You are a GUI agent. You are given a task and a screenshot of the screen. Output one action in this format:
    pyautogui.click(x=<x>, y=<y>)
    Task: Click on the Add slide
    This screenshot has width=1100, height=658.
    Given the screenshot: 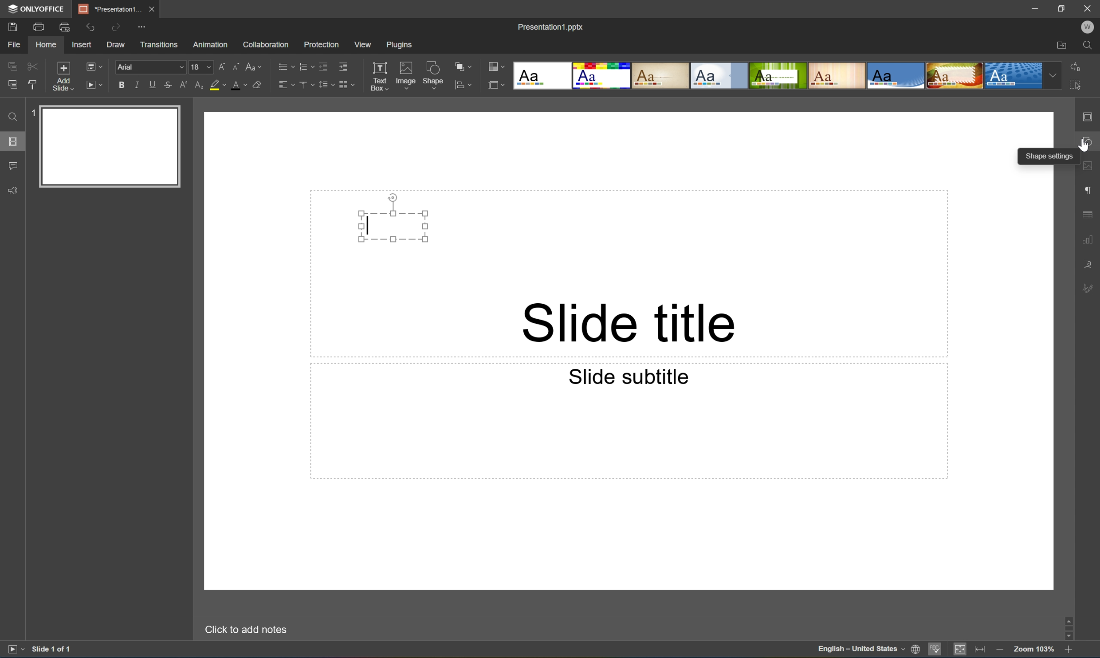 What is the action you would take?
    pyautogui.click(x=61, y=77)
    